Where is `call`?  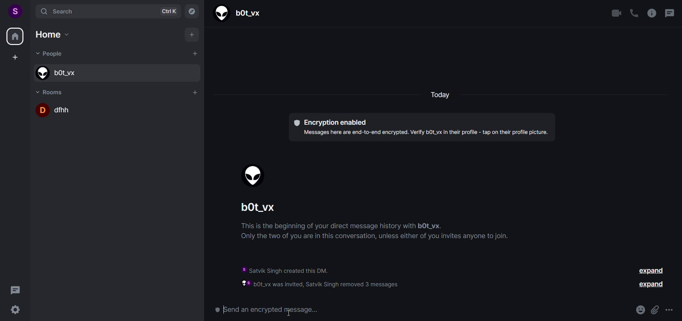
call is located at coordinates (633, 14).